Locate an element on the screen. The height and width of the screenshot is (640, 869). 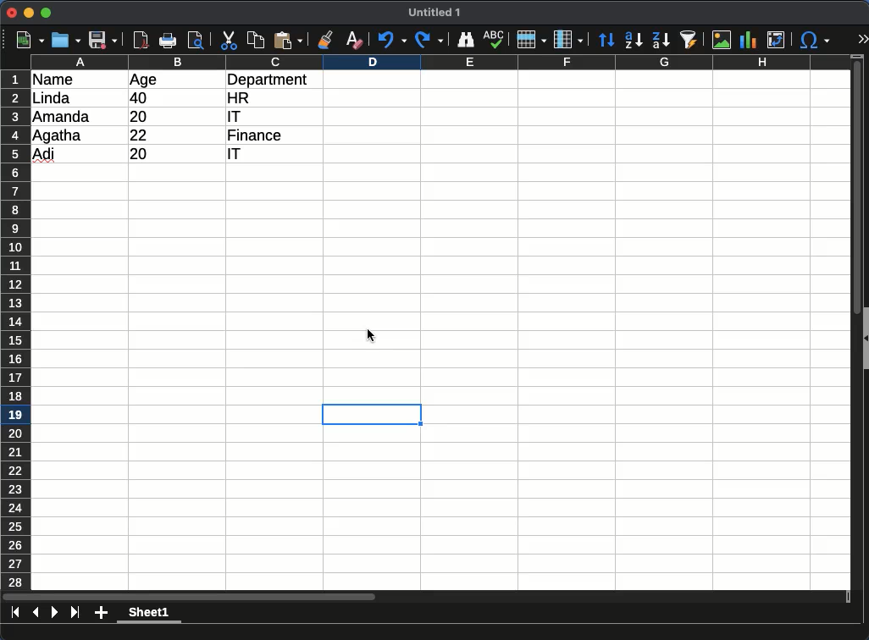
22 is located at coordinates (142, 135).